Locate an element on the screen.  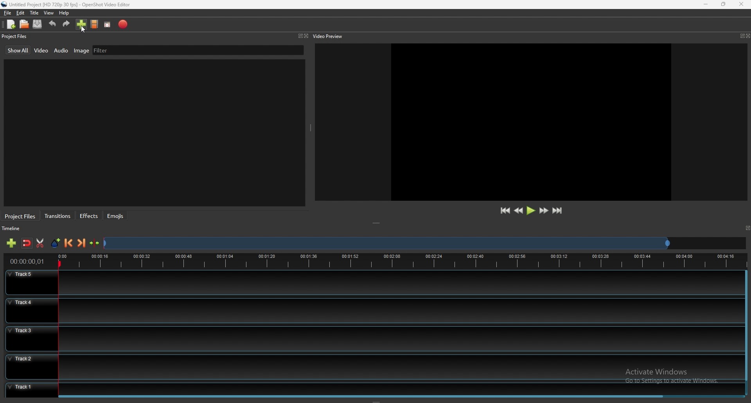
image is located at coordinates (81, 50).